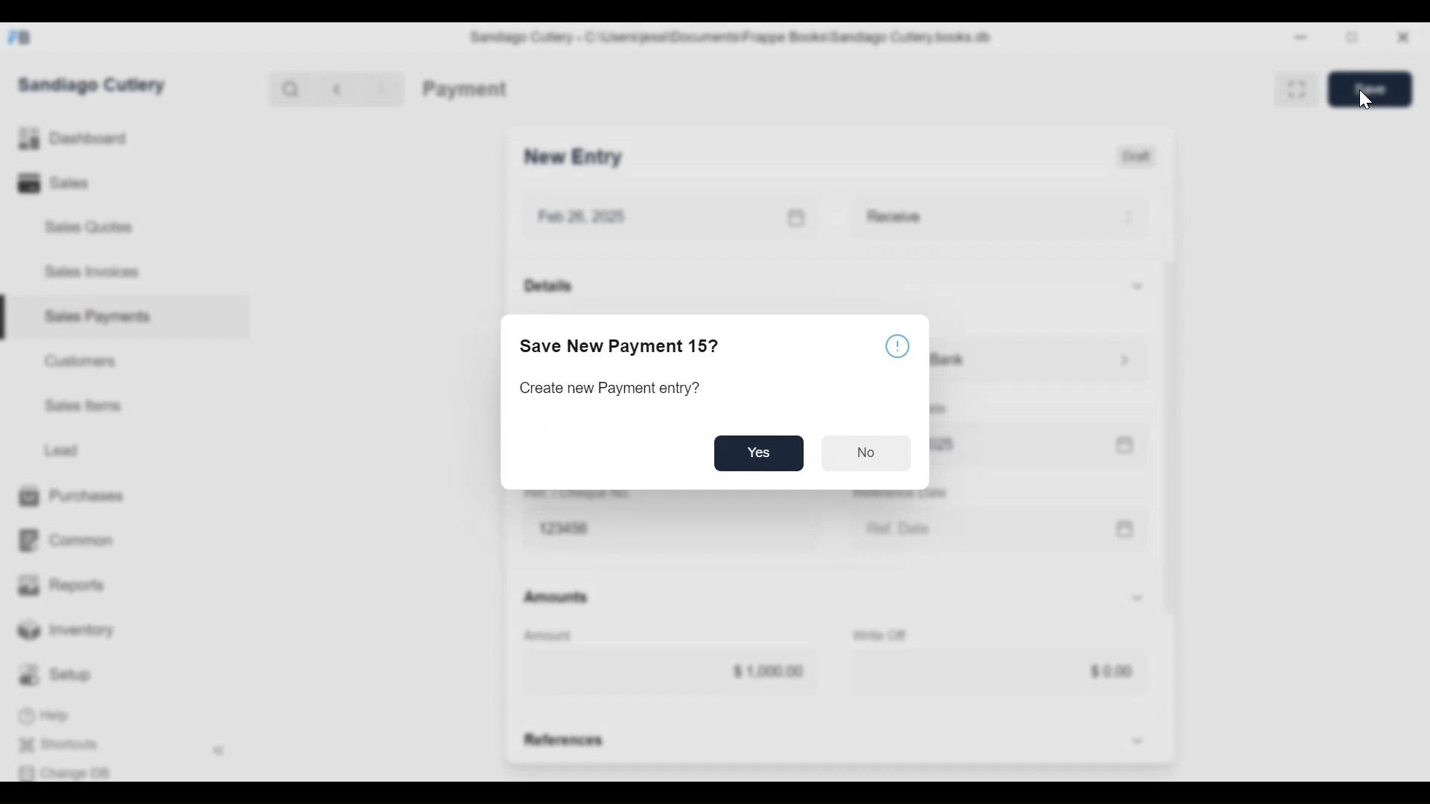 This screenshot has width=1430, height=804. What do you see at coordinates (760, 453) in the screenshot?
I see `Yes` at bounding box center [760, 453].